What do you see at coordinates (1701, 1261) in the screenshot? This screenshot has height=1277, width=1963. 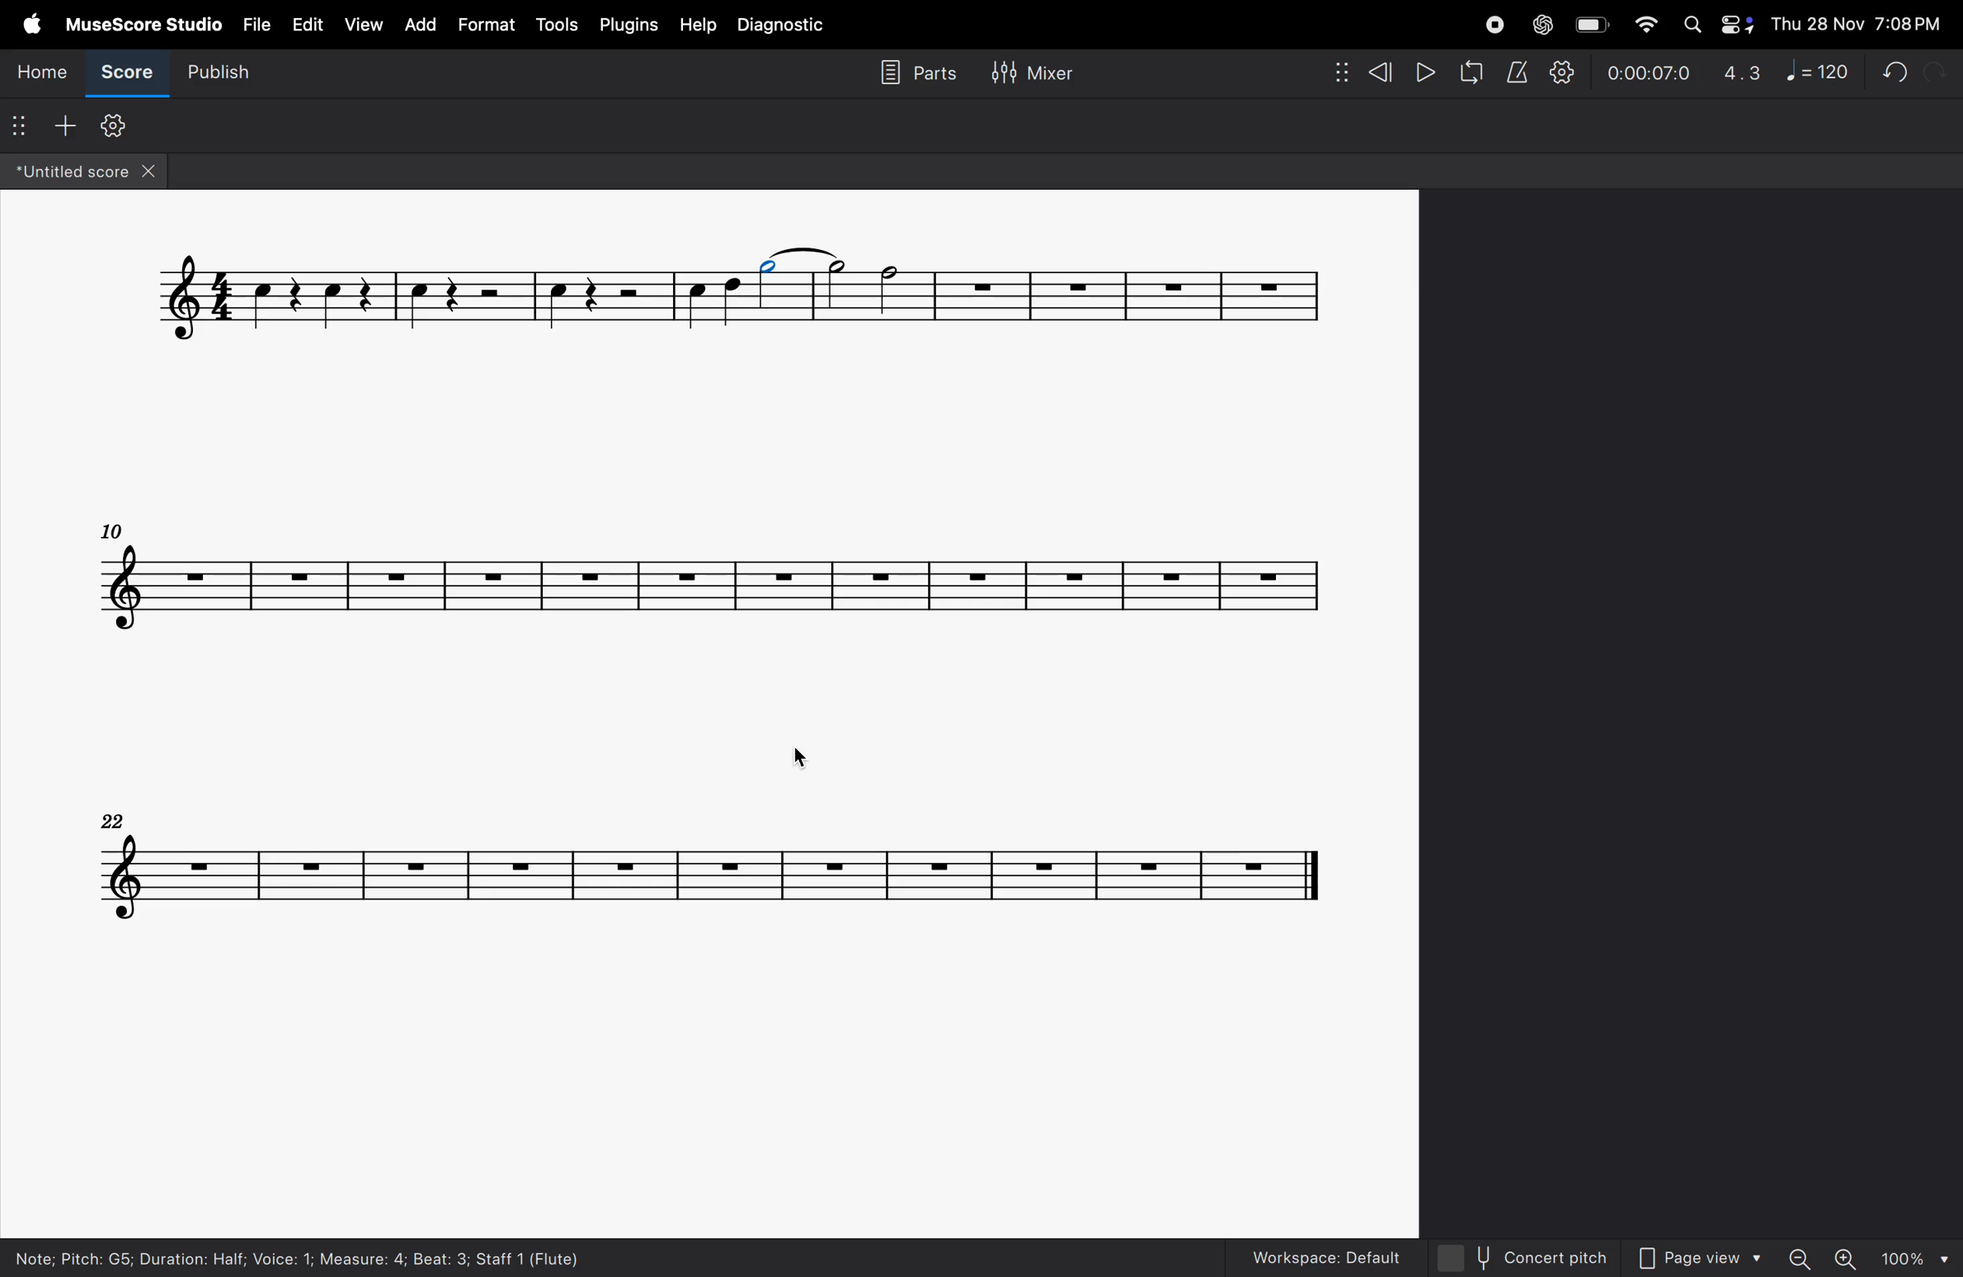 I see `page view` at bounding box center [1701, 1261].